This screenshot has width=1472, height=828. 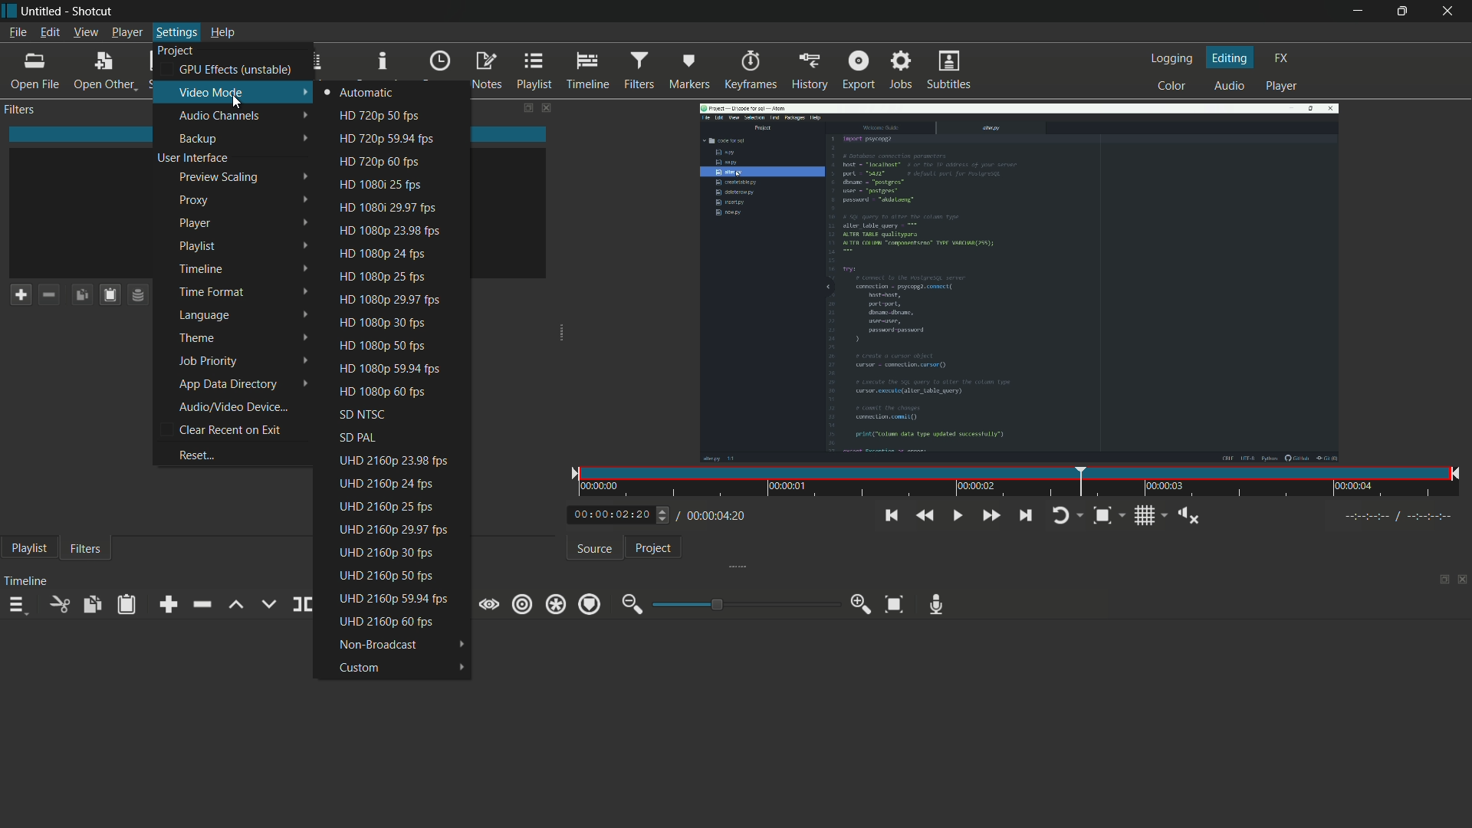 What do you see at coordinates (223, 34) in the screenshot?
I see `help menu` at bounding box center [223, 34].